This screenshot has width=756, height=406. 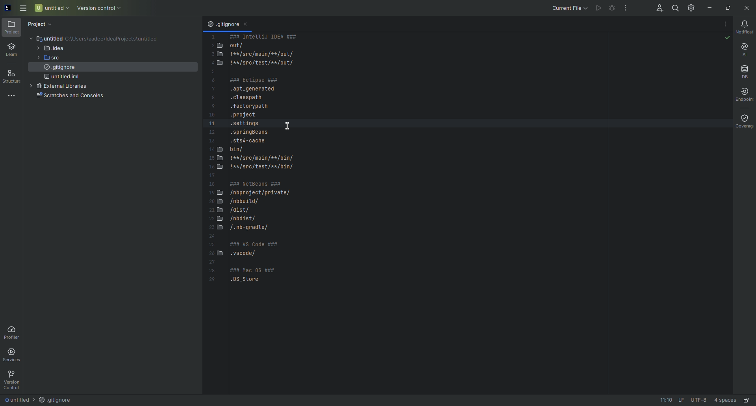 What do you see at coordinates (15, 355) in the screenshot?
I see `Services` at bounding box center [15, 355].